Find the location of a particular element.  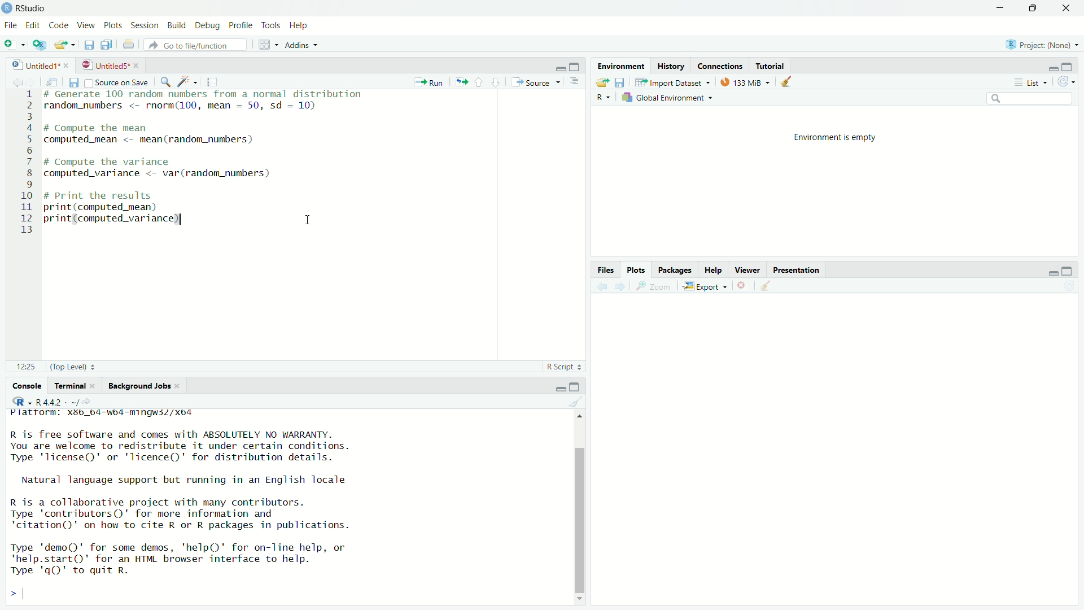

save current document is located at coordinates (87, 45).